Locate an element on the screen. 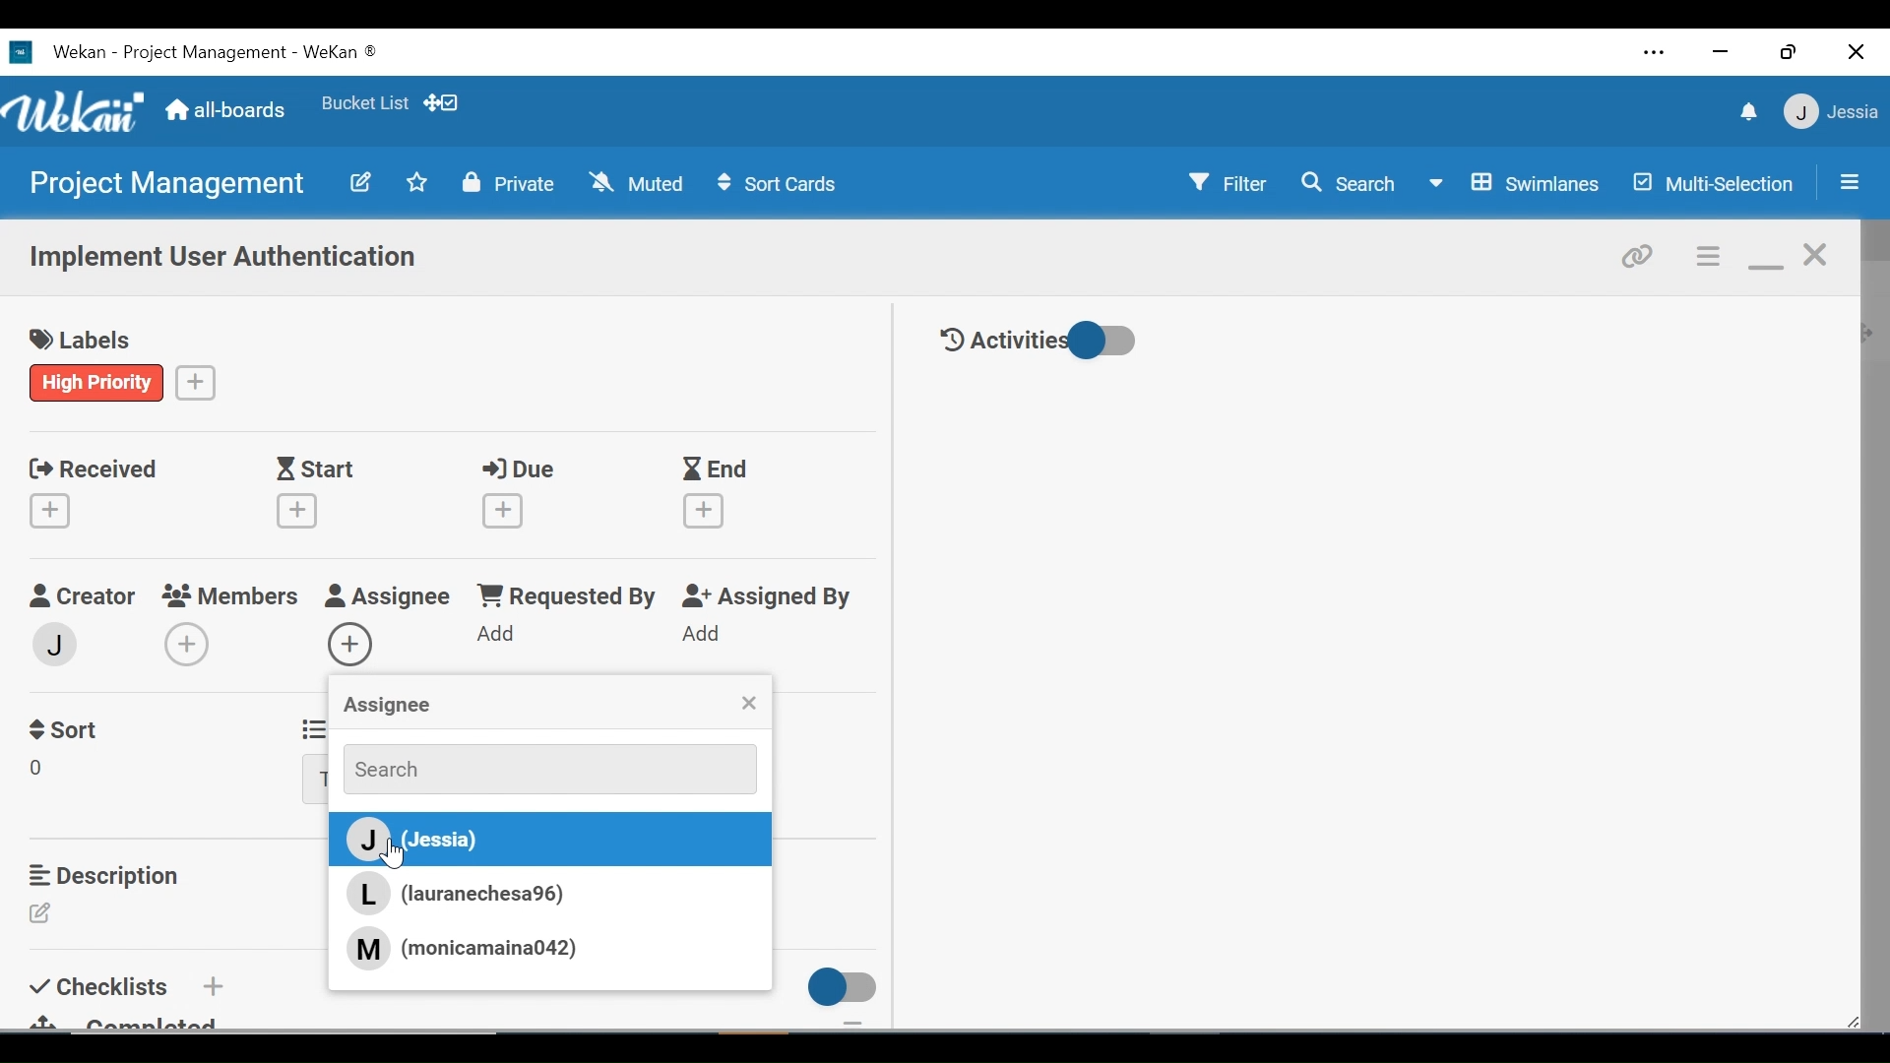 The image size is (1890, 1063). Create labels is located at coordinates (196, 381).